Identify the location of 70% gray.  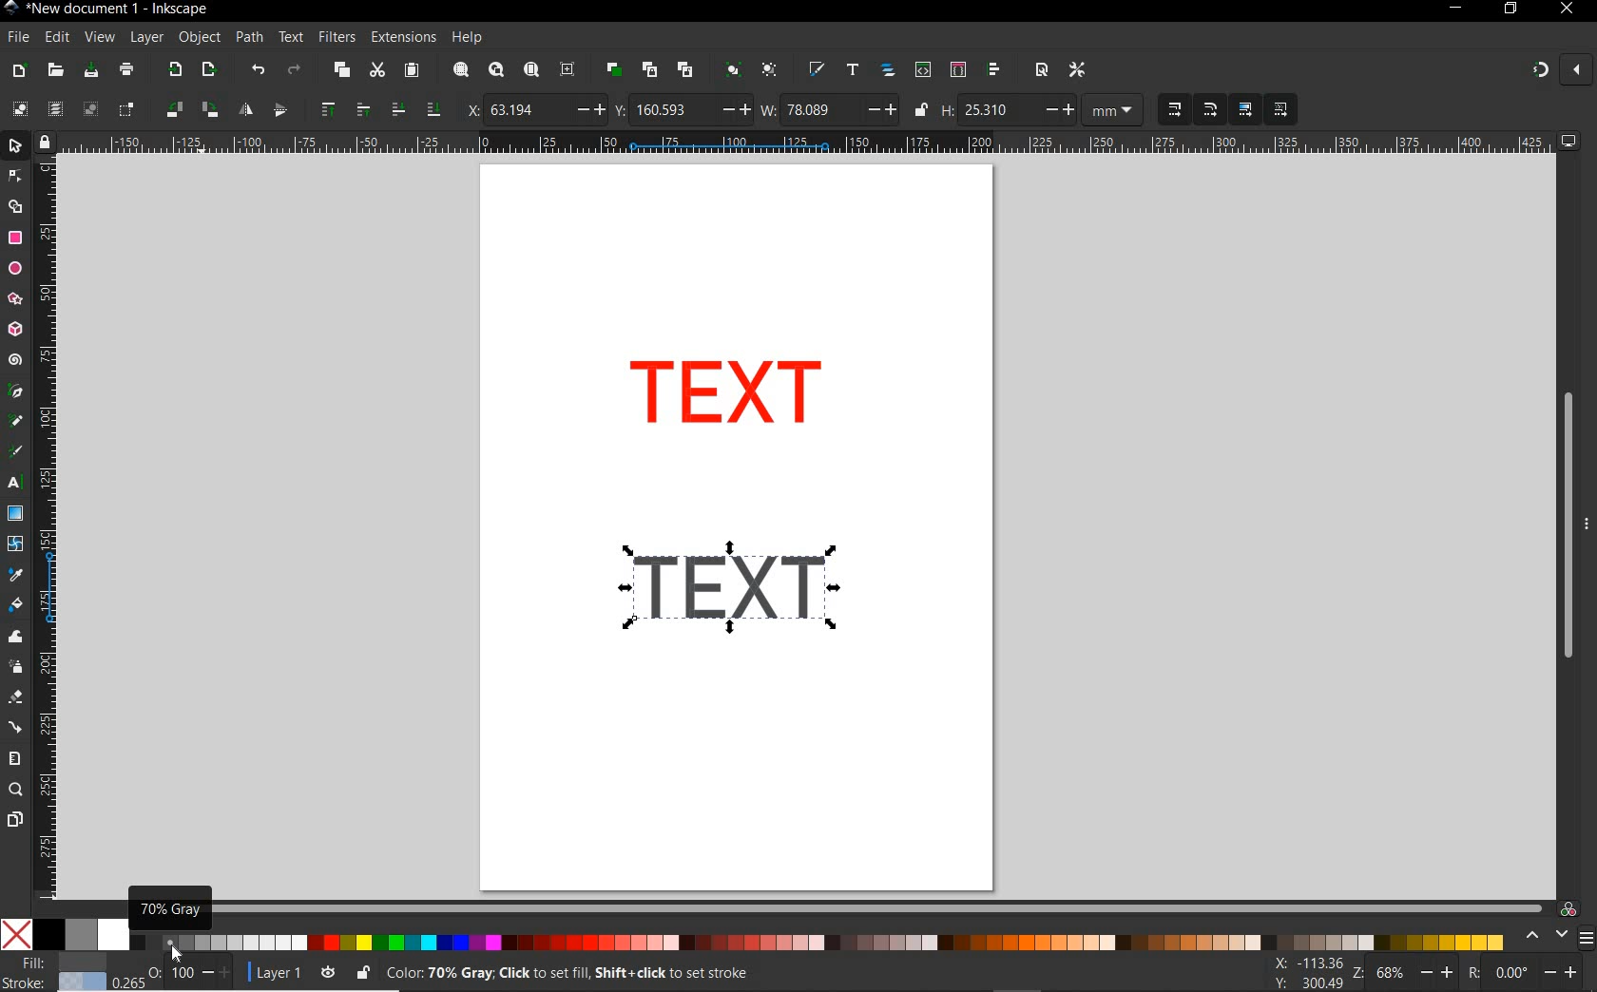
(169, 903).